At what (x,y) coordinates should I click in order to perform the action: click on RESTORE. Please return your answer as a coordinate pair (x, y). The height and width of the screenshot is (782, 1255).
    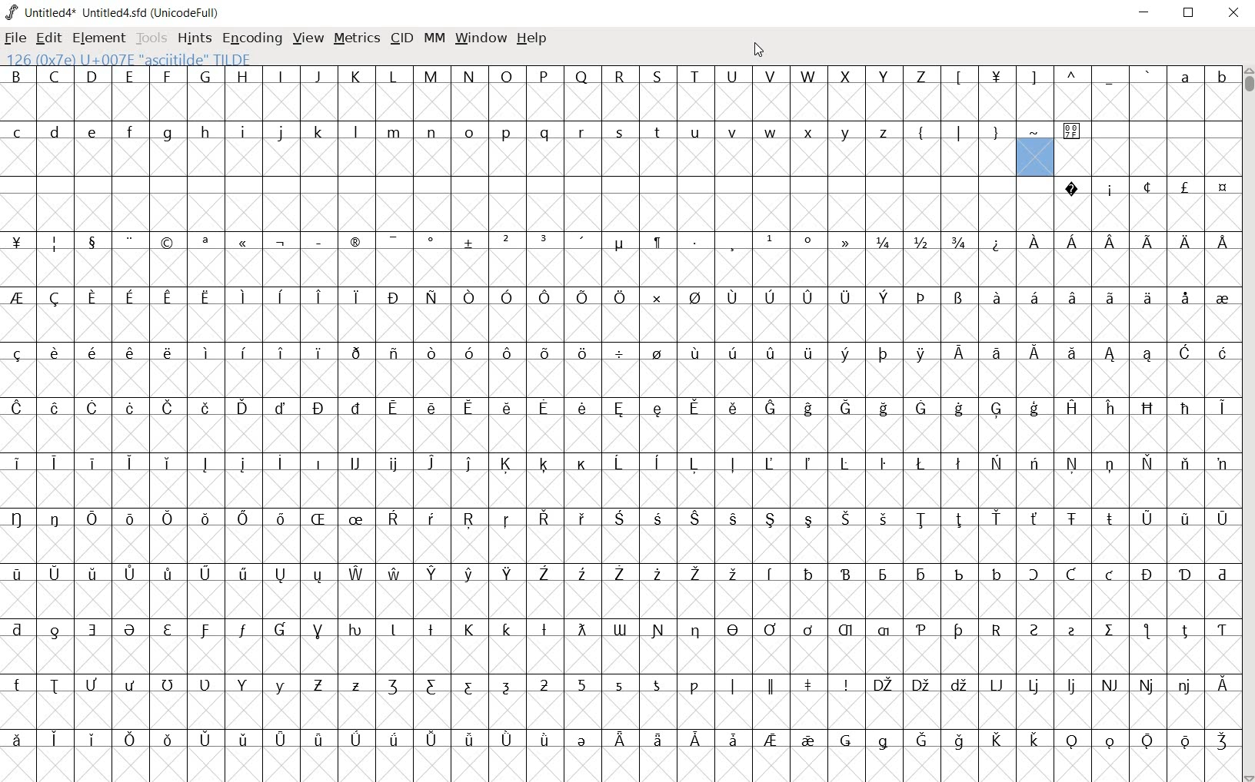
    Looking at the image, I should click on (1192, 14).